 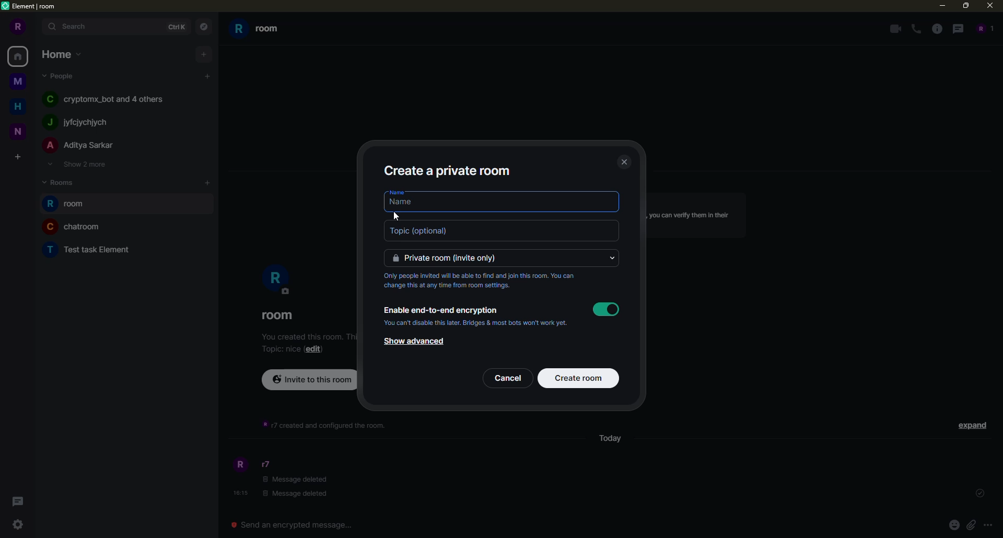 What do you see at coordinates (20, 107) in the screenshot?
I see `home` at bounding box center [20, 107].